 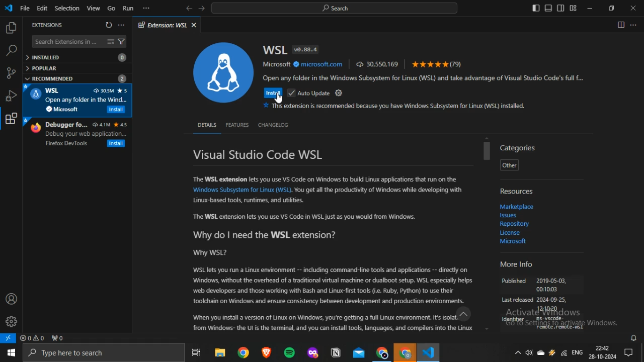 I want to click on scrollbar, so click(x=487, y=151).